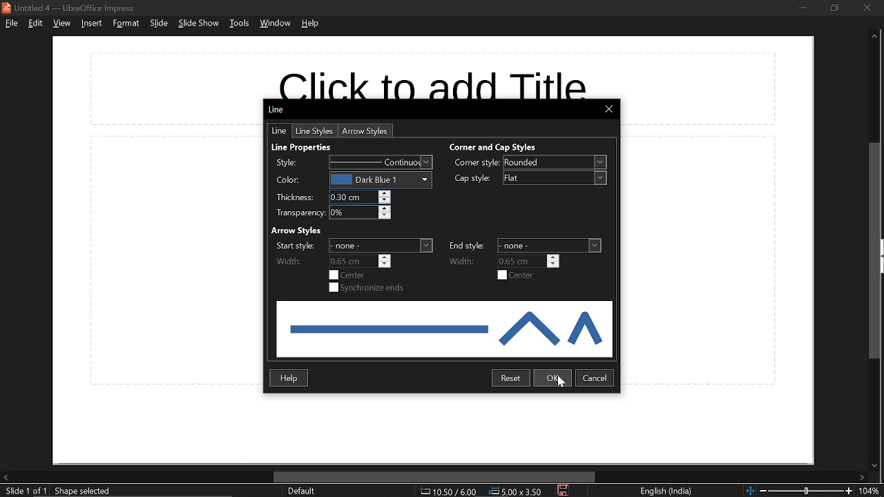 This screenshot has width=884, height=497. I want to click on restart, so click(510, 377).